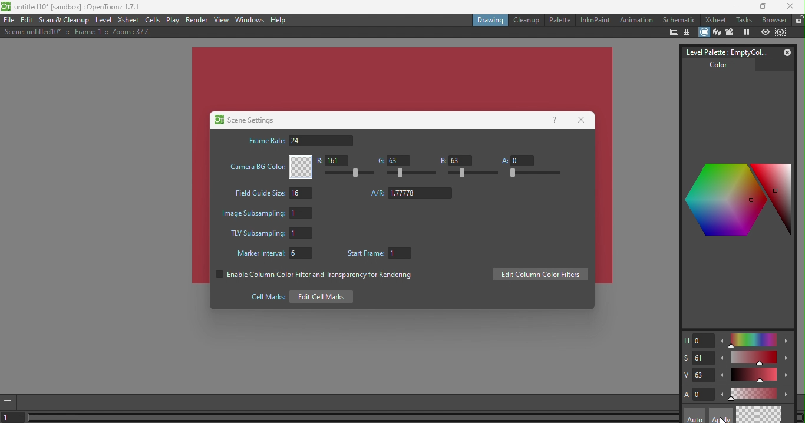  Describe the element at coordinates (716, 31) in the screenshot. I see `3D view` at that location.